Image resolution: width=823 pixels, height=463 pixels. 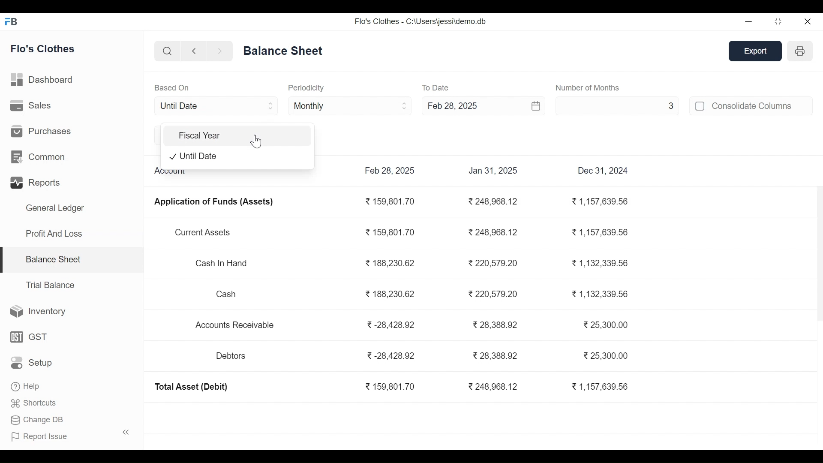 What do you see at coordinates (617, 105) in the screenshot?
I see `3` at bounding box center [617, 105].